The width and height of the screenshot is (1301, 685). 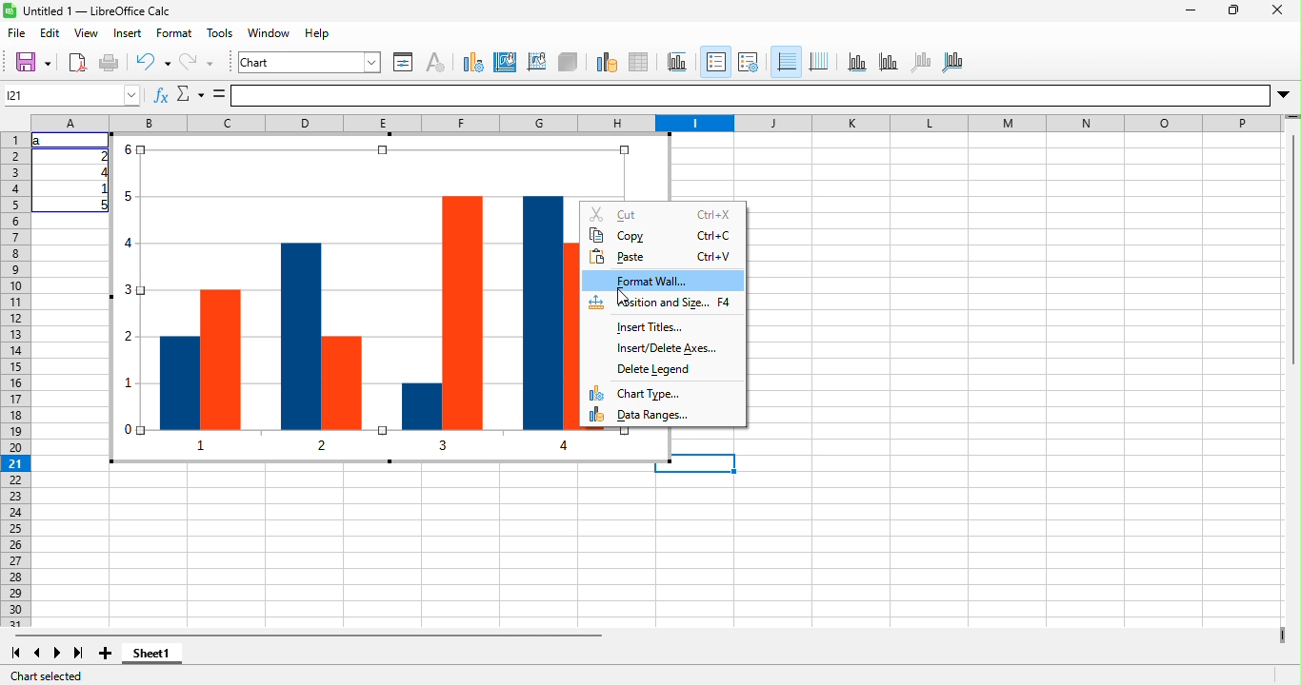 I want to click on chart wall, so click(x=537, y=64).